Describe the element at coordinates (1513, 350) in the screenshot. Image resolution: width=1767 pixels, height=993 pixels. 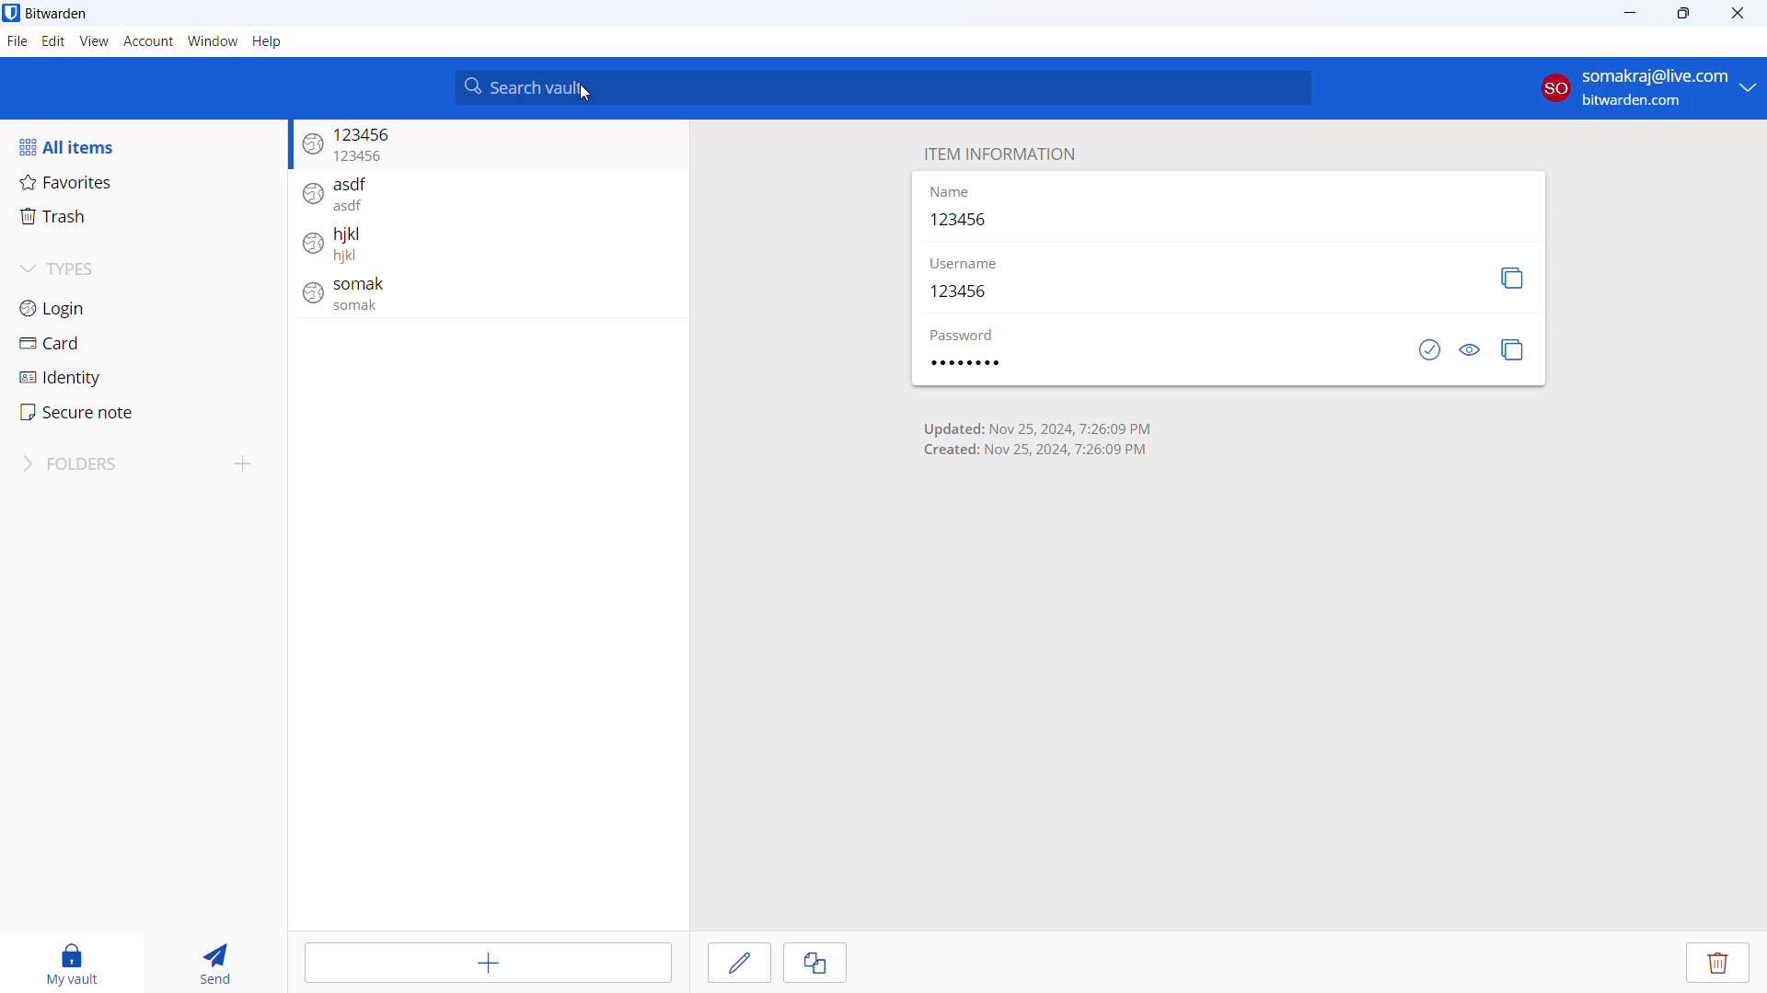
I see `copy password` at that location.